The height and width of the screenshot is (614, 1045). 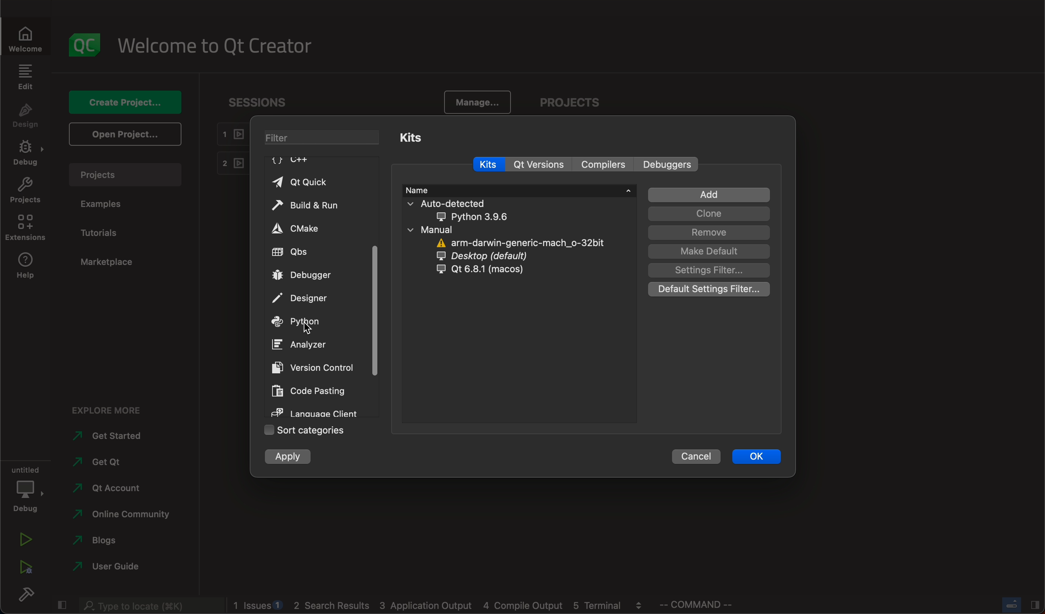 I want to click on cancel, so click(x=694, y=455).